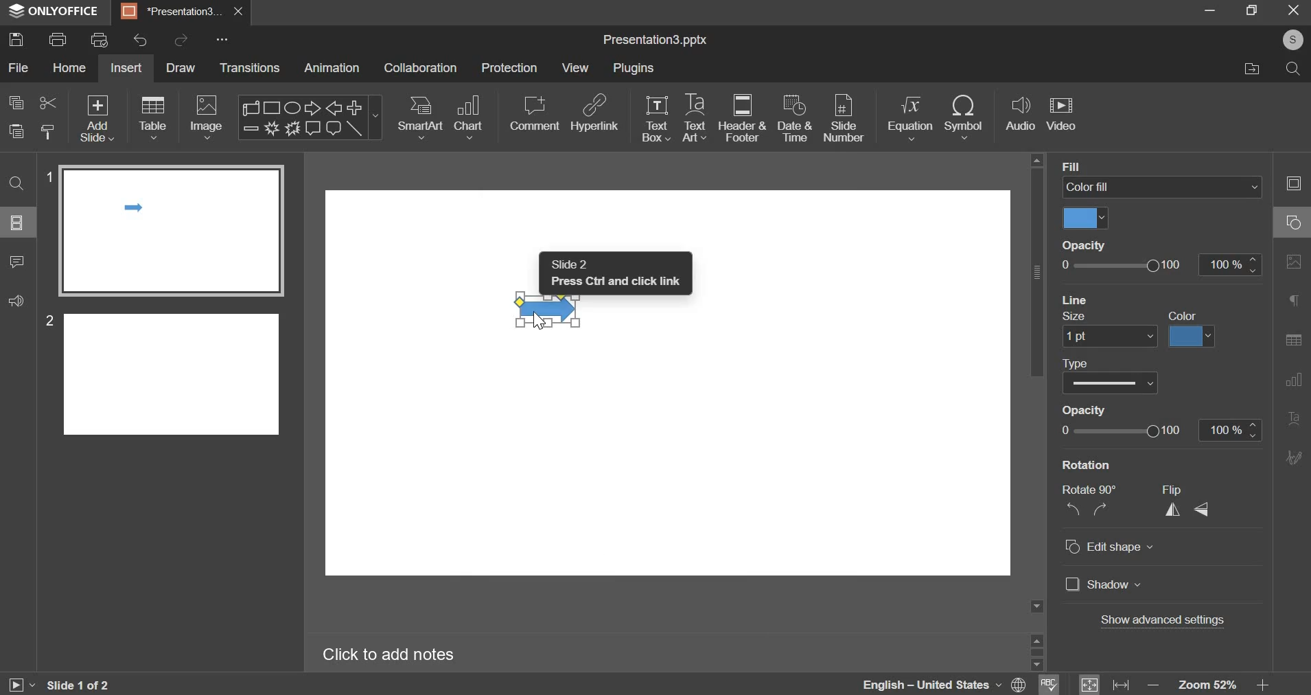 The height and width of the screenshot is (695, 1311). What do you see at coordinates (1290, 40) in the screenshot?
I see `account holder` at bounding box center [1290, 40].